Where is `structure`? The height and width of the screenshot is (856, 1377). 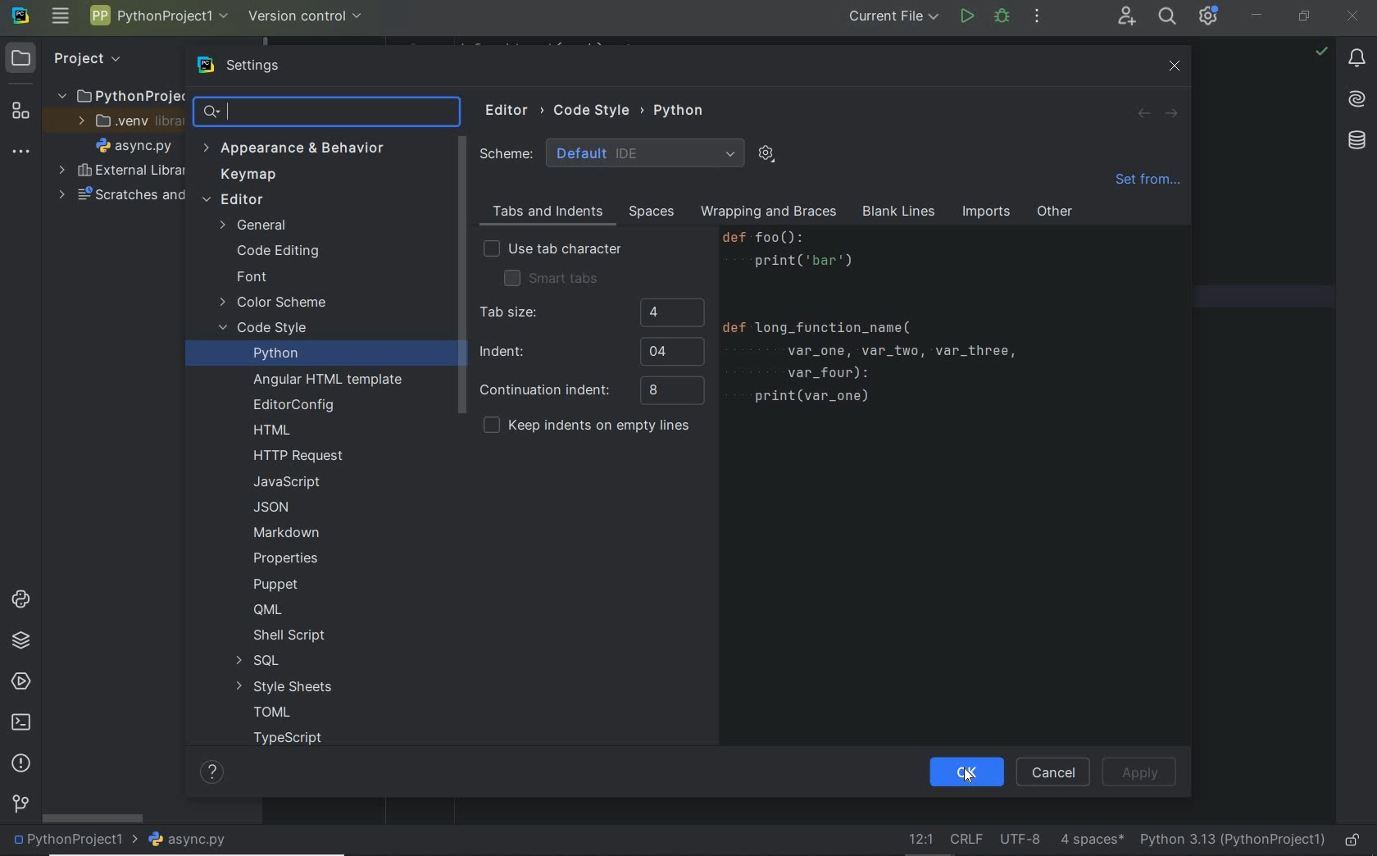
structure is located at coordinates (19, 113).